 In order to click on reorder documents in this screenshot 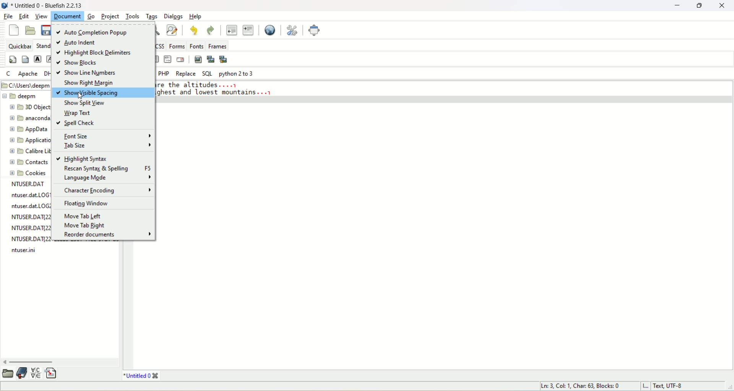, I will do `click(107, 234)`.